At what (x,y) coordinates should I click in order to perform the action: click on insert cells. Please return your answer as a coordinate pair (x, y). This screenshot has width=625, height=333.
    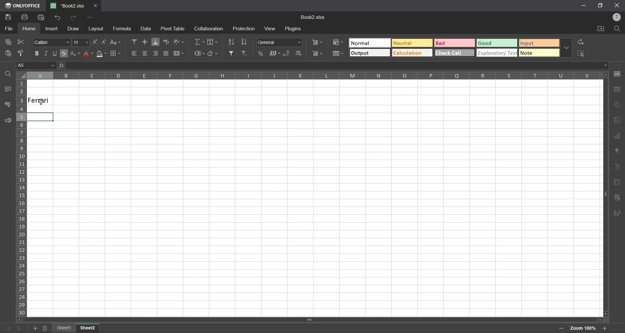
    Looking at the image, I should click on (317, 42).